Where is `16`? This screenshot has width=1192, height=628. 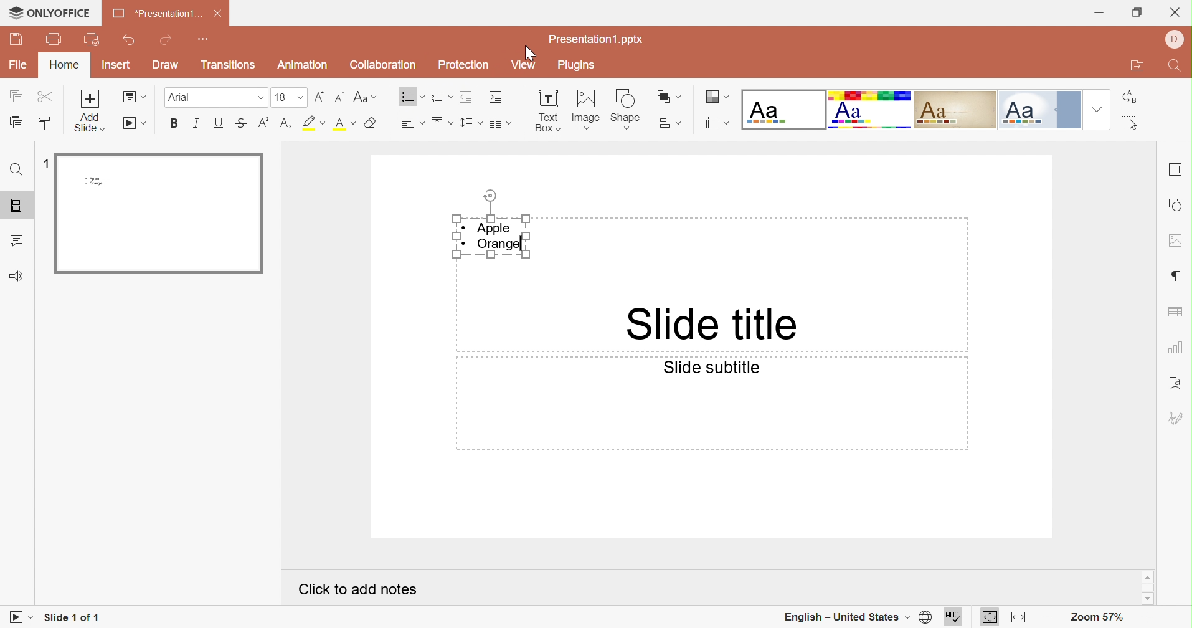
16 is located at coordinates (282, 97).